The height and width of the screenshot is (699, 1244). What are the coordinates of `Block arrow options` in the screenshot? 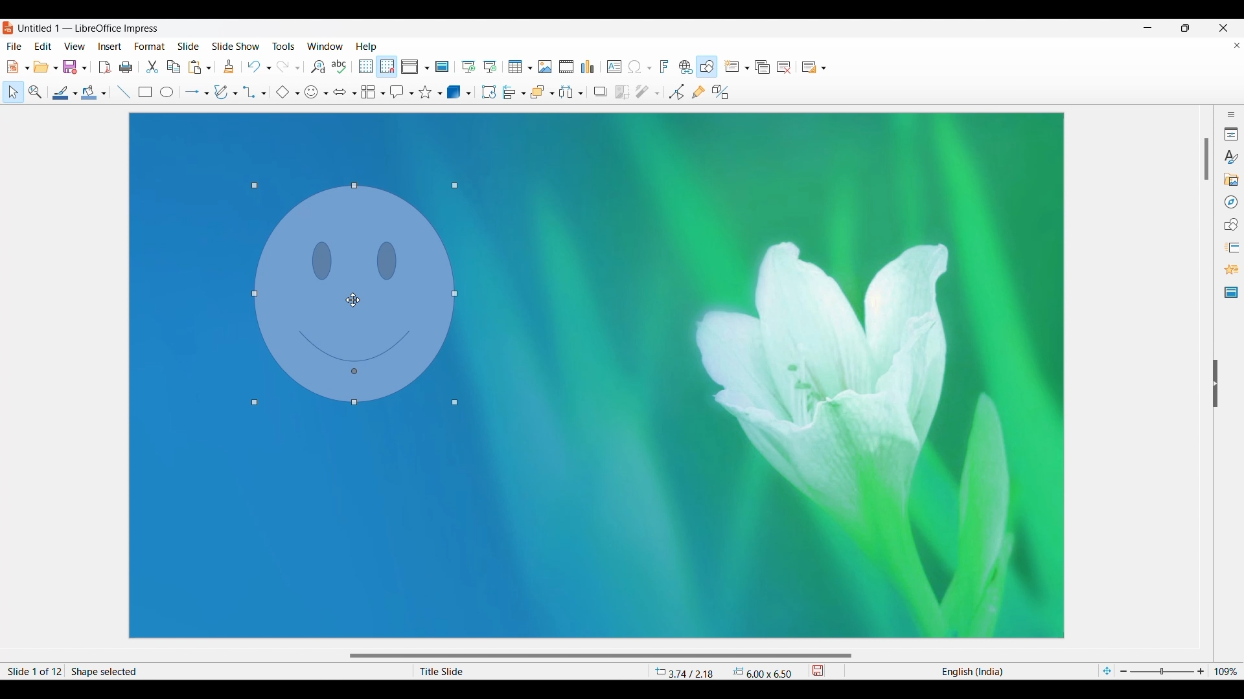 It's located at (355, 93).